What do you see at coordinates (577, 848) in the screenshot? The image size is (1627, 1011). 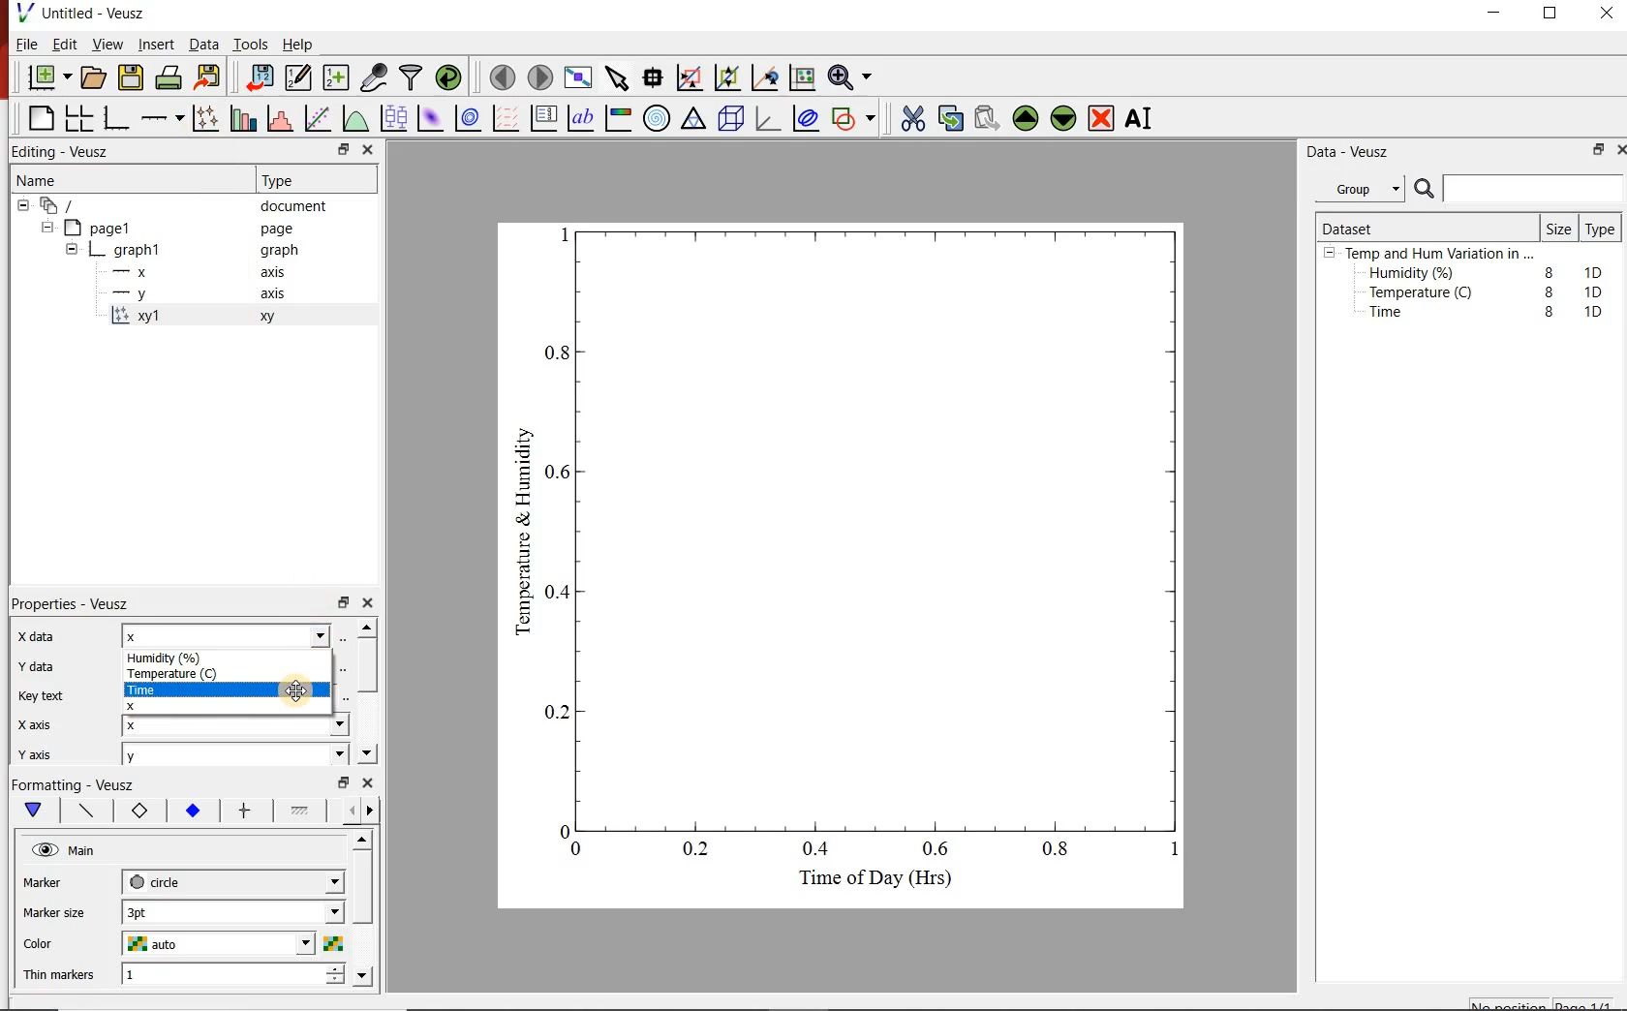 I see `0` at bounding box center [577, 848].